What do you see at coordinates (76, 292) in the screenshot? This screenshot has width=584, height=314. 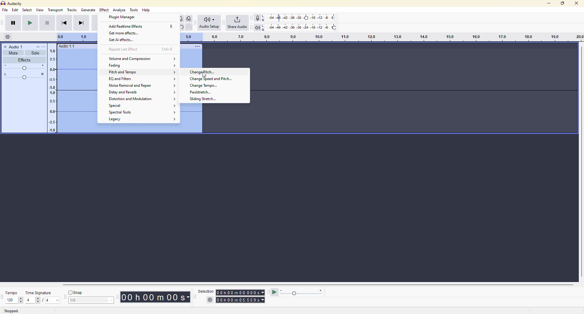 I see `snap` at bounding box center [76, 292].